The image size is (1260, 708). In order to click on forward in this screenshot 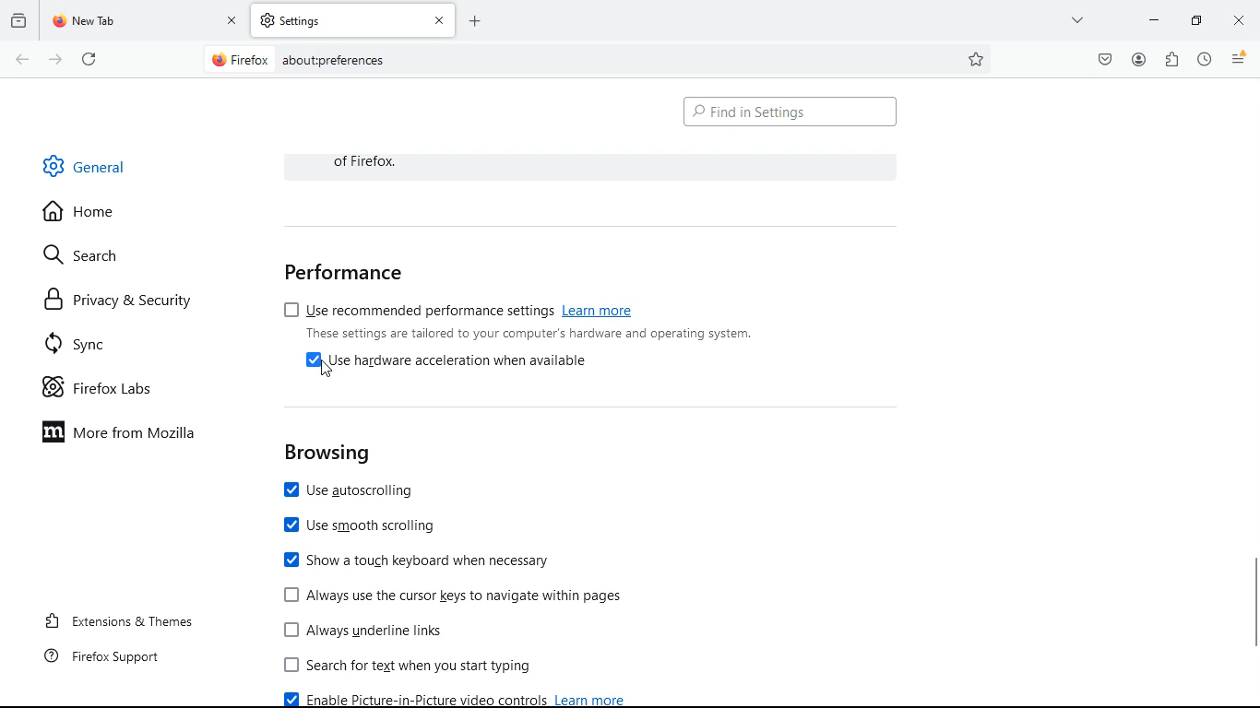, I will do `click(54, 59)`.